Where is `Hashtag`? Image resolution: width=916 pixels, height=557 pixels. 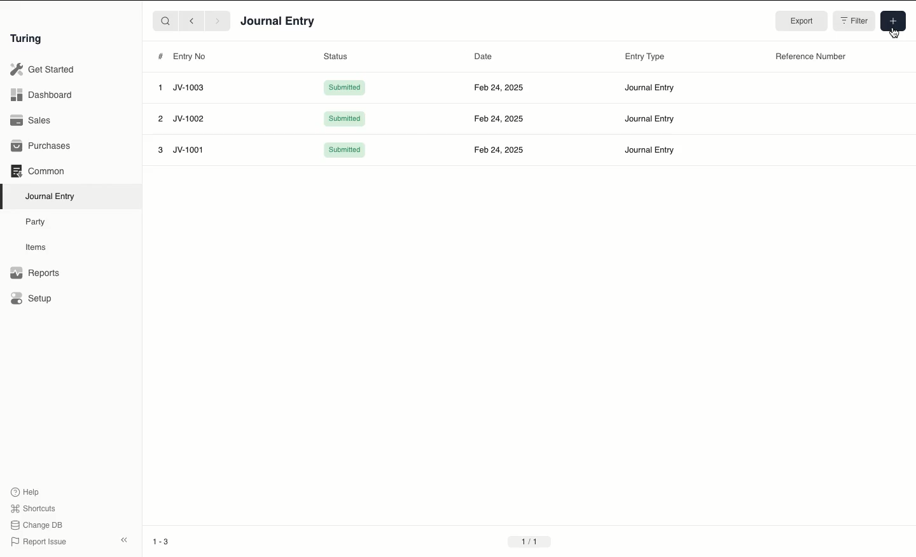
Hashtag is located at coordinates (160, 56).